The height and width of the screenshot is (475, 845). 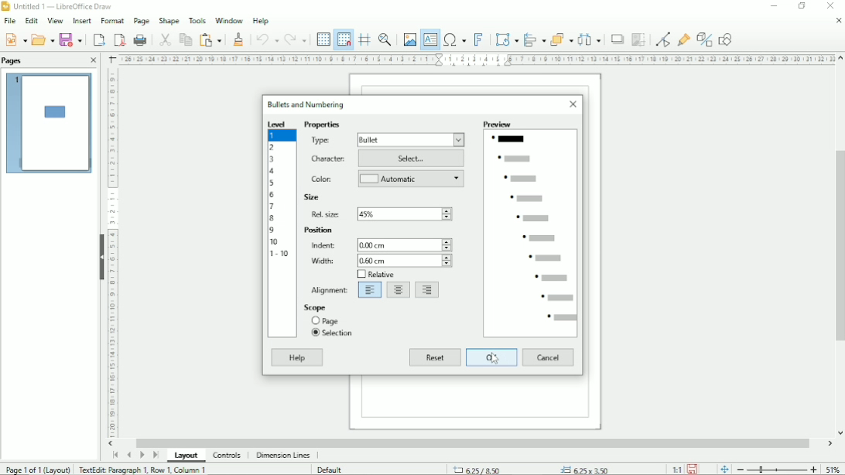 What do you see at coordinates (590, 39) in the screenshot?
I see `Distribute` at bounding box center [590, 39].